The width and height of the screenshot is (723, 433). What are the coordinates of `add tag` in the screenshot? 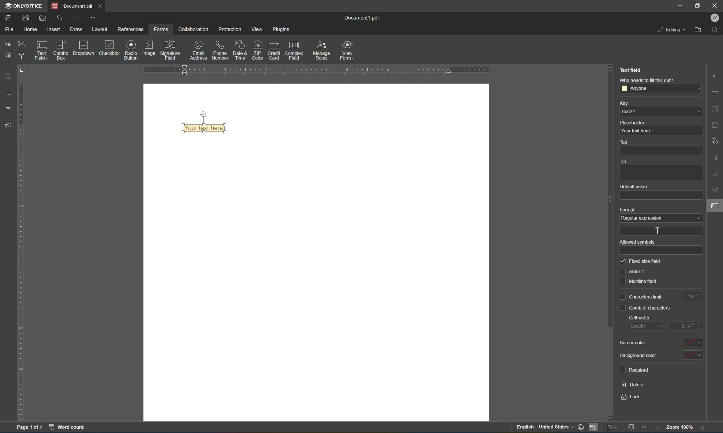 It's located at (660, 150).